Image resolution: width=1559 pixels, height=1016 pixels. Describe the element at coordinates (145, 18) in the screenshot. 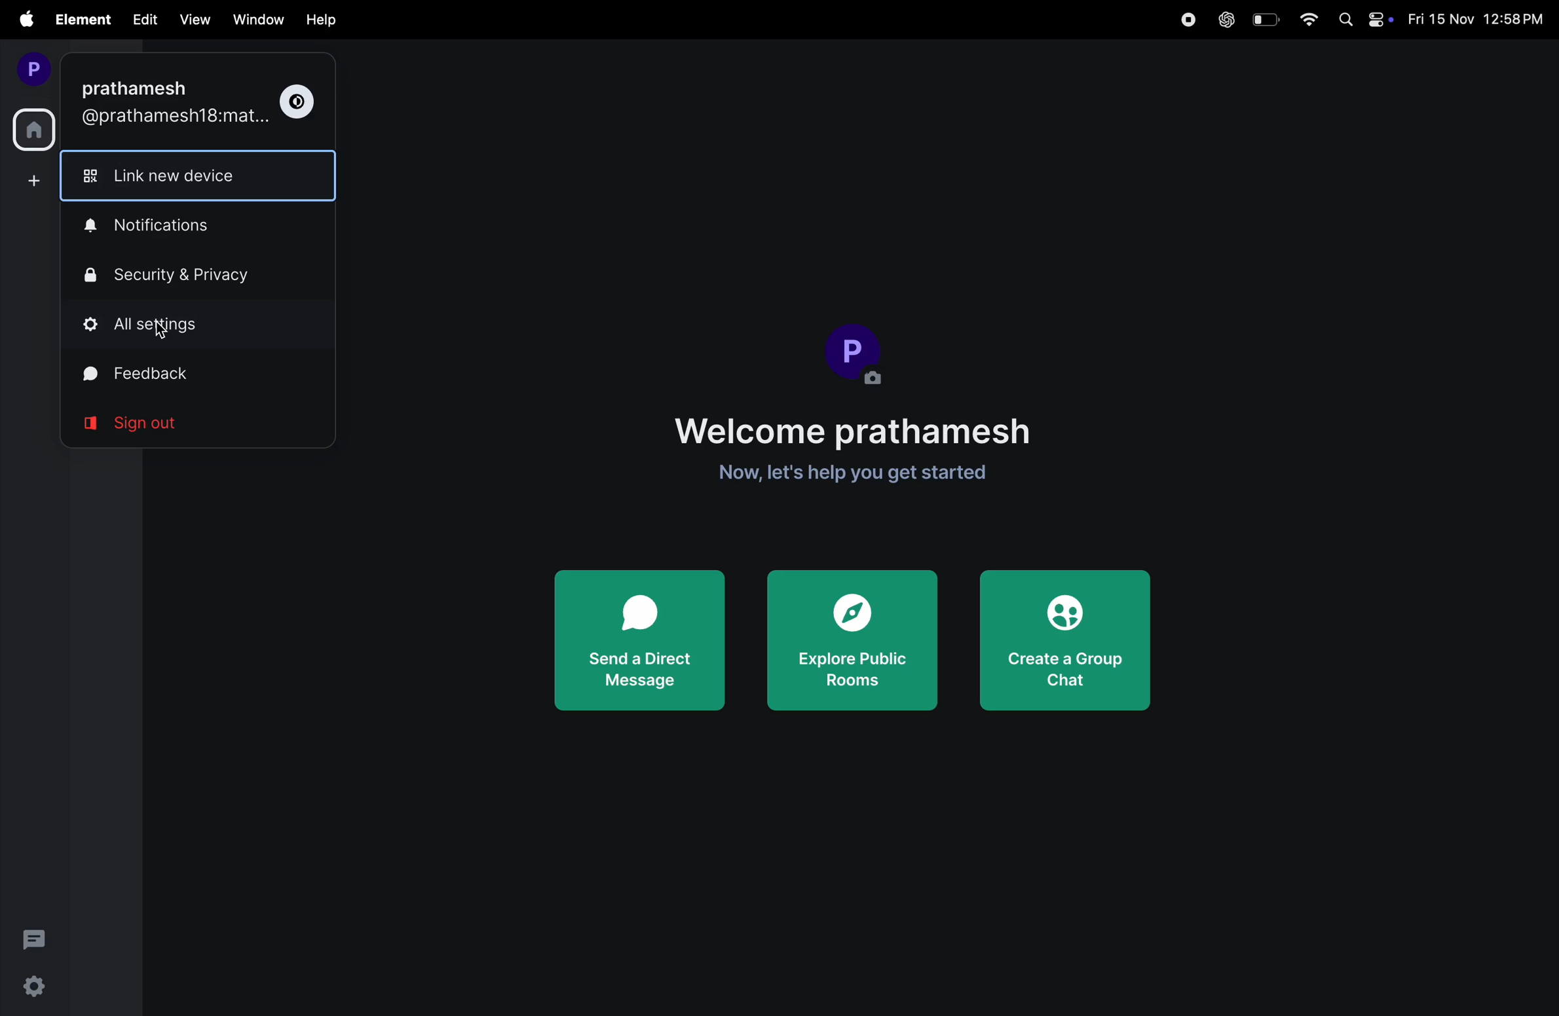

I see `edit` at that location.